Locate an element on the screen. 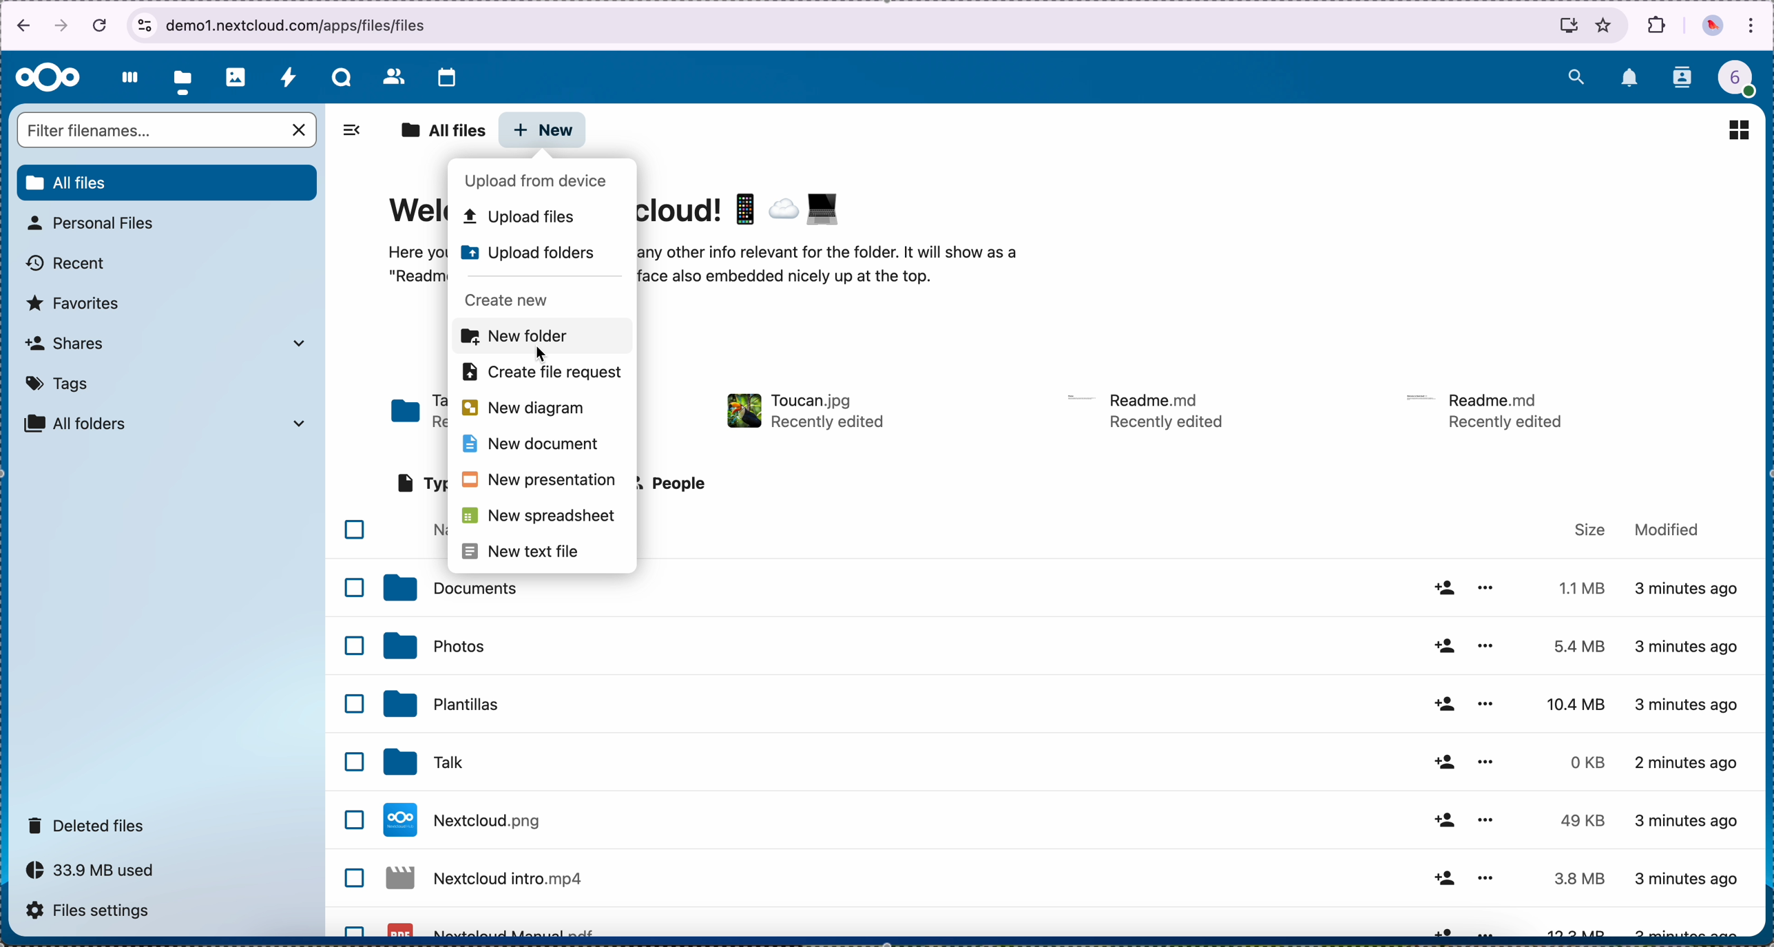 This screenshot has height=947, width=1774. here is located at coordinates (420, 268).